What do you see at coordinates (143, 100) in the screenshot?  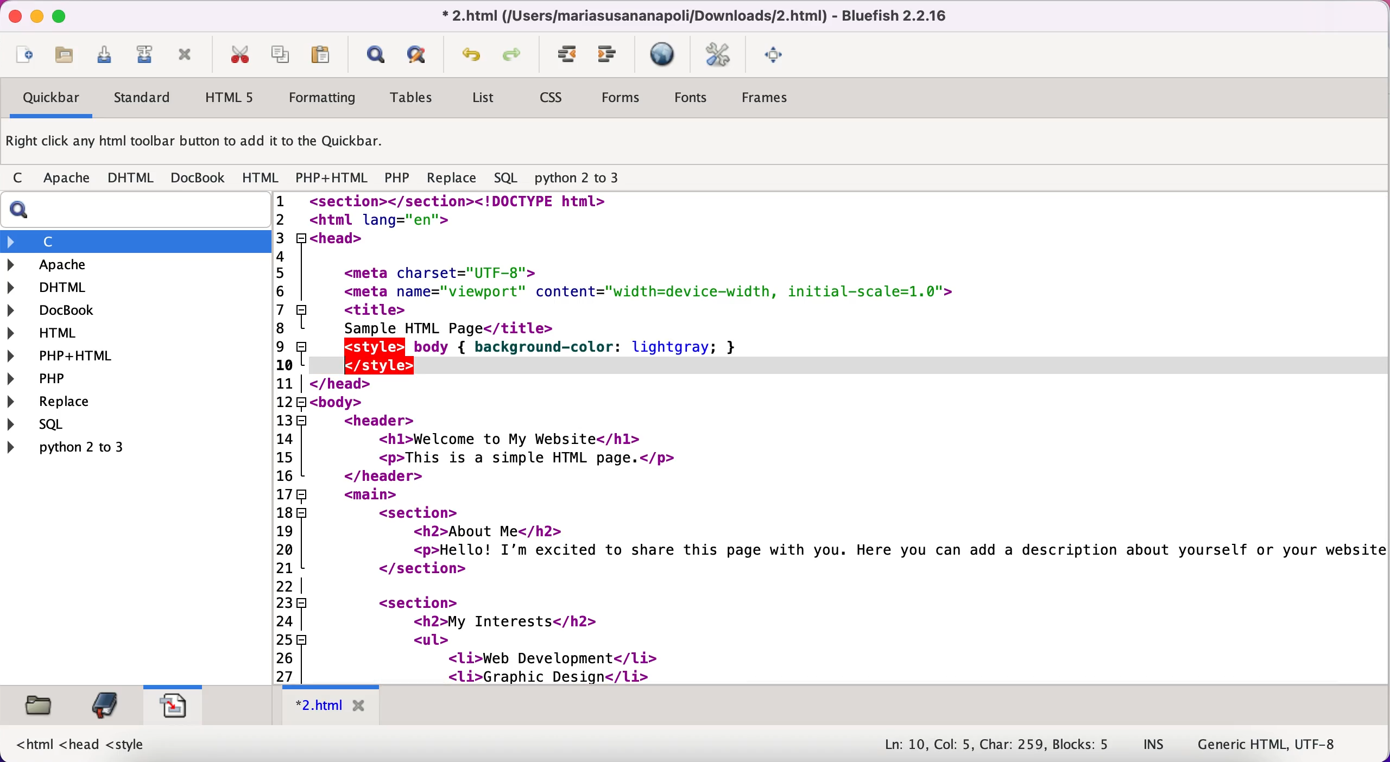 I see `standard` at bounding box center [143, 100].